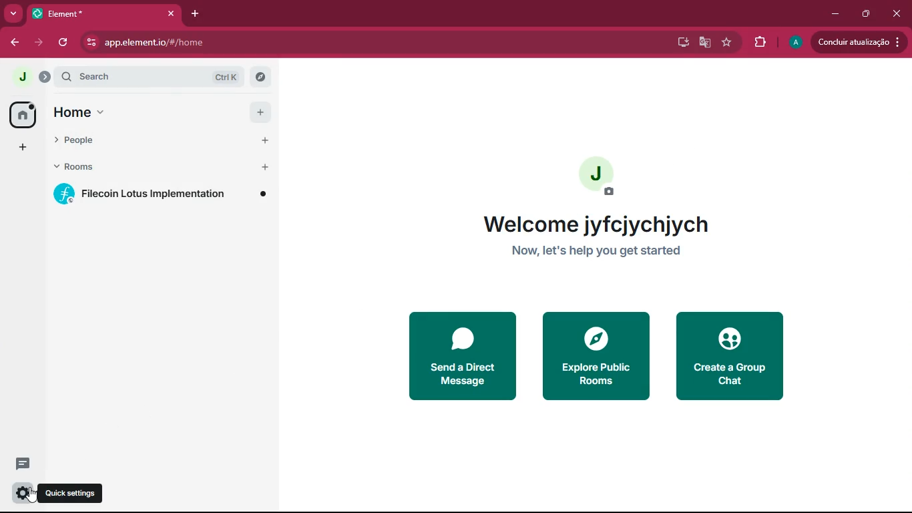  What do you see at coordinates (147, 167) in the screenshot?
I see `rooms` at bounding box center [147, 167].